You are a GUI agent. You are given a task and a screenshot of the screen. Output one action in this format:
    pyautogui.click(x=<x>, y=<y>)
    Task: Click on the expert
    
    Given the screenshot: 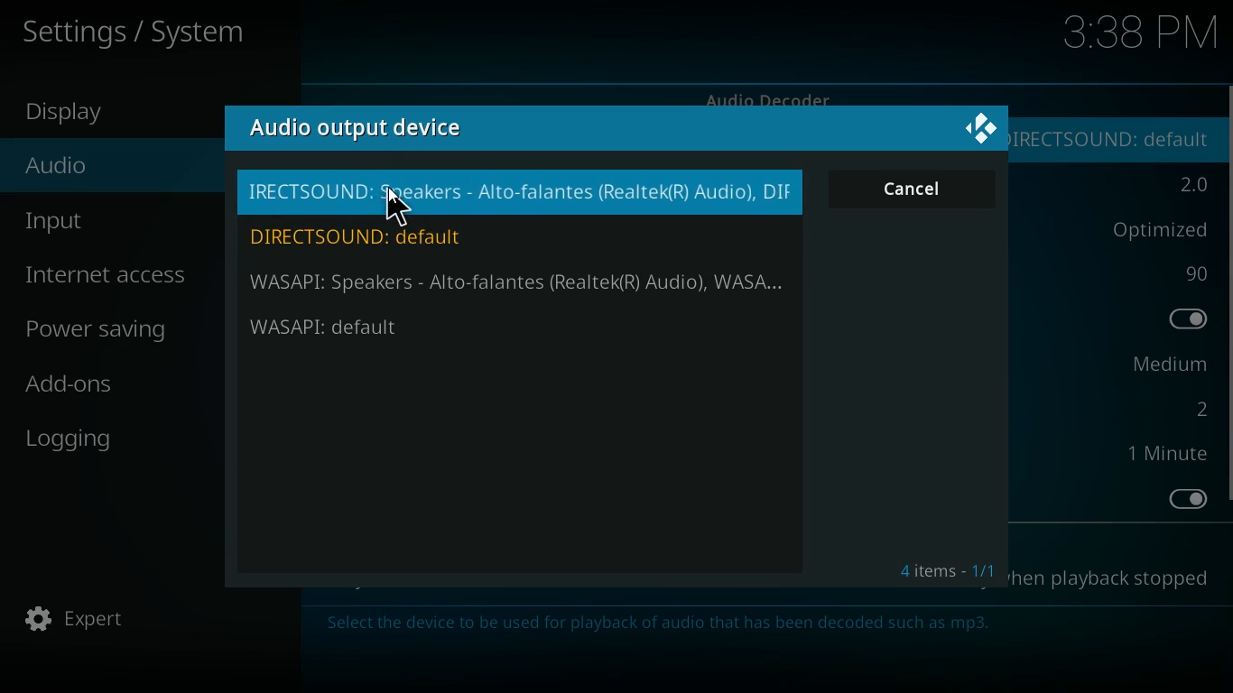 What is the action you would take?
    pyautogui.click(x=103, y=620)
    